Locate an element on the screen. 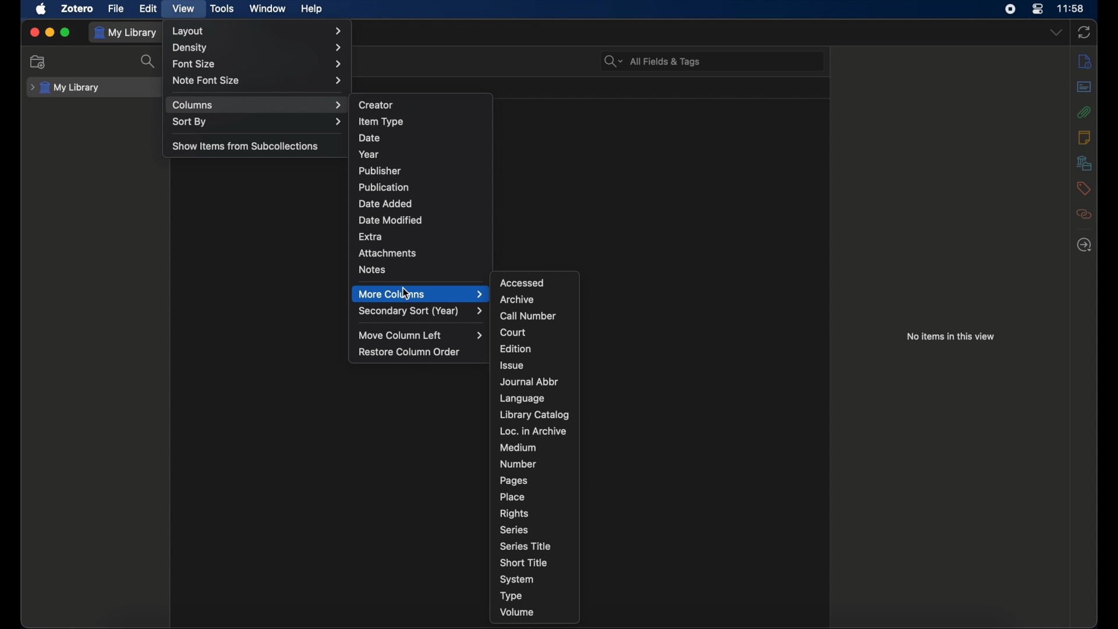  year is located at coordinates (368, 154).